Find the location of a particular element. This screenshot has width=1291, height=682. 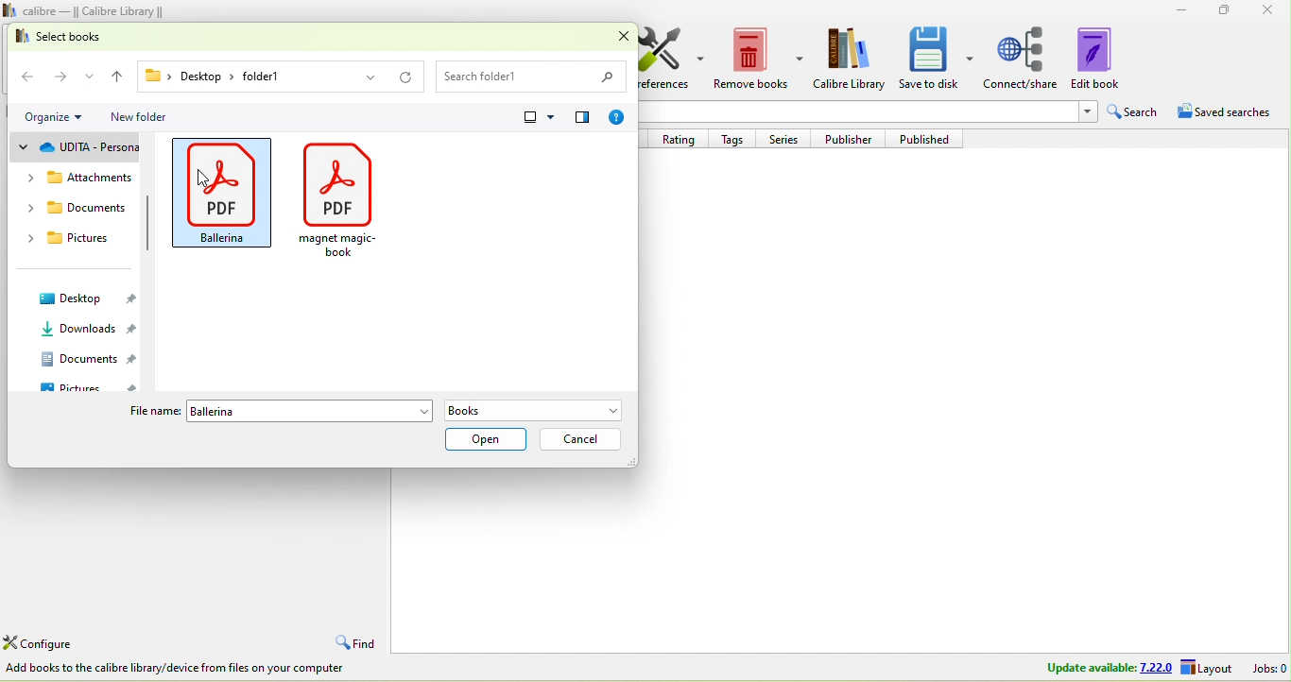

Drop-down  is located at coordinates (1086, 112).